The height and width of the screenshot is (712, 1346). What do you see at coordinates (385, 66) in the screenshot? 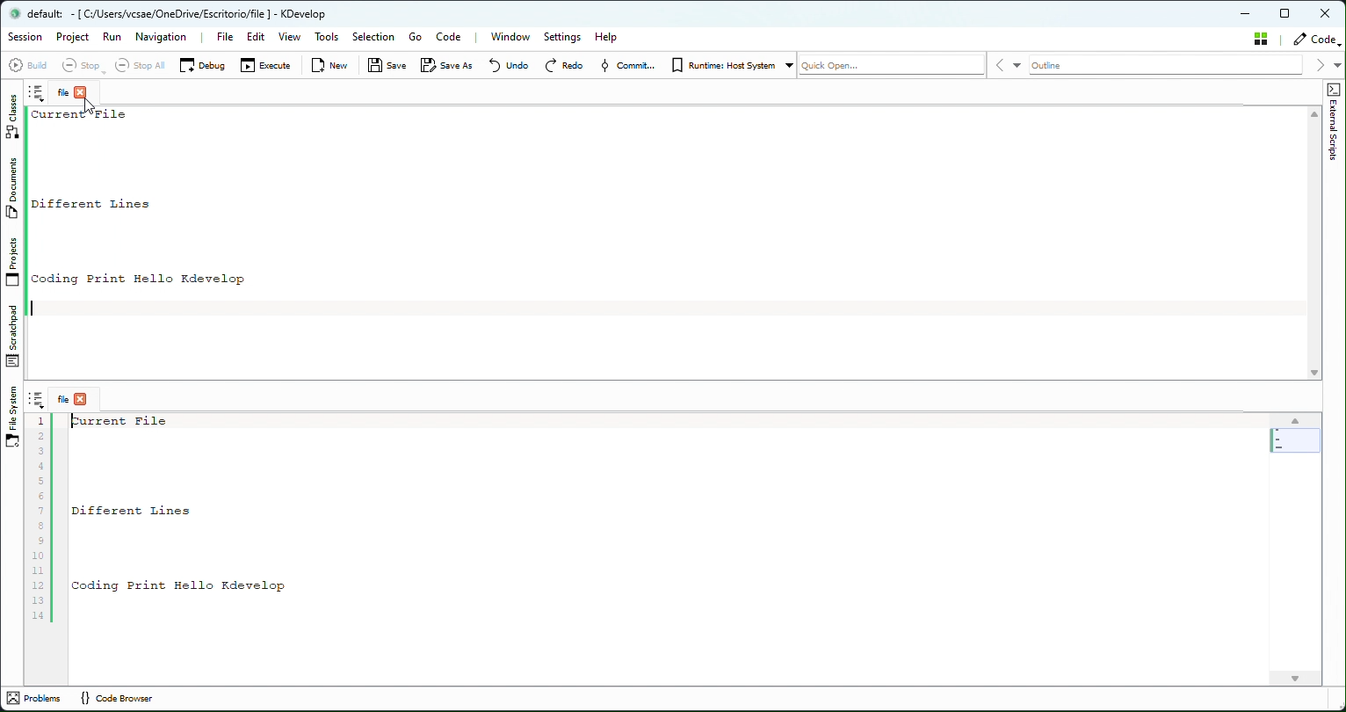
I see `Save` at bounding box center [385, 66].